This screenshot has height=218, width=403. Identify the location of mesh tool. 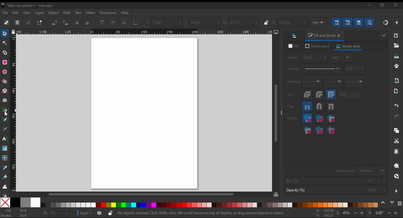
(4, 158).